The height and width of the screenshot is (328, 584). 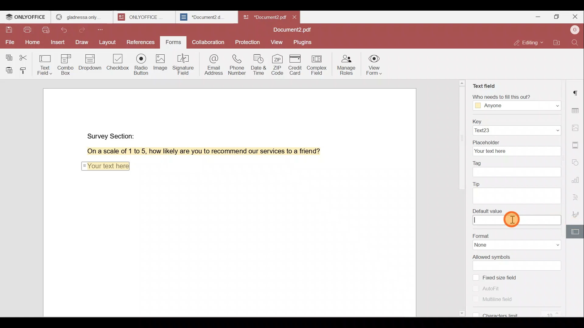 What do you see at coordinates (9, 55) in the screenshot?
I see `Copy` at bounding box center [9, 55].